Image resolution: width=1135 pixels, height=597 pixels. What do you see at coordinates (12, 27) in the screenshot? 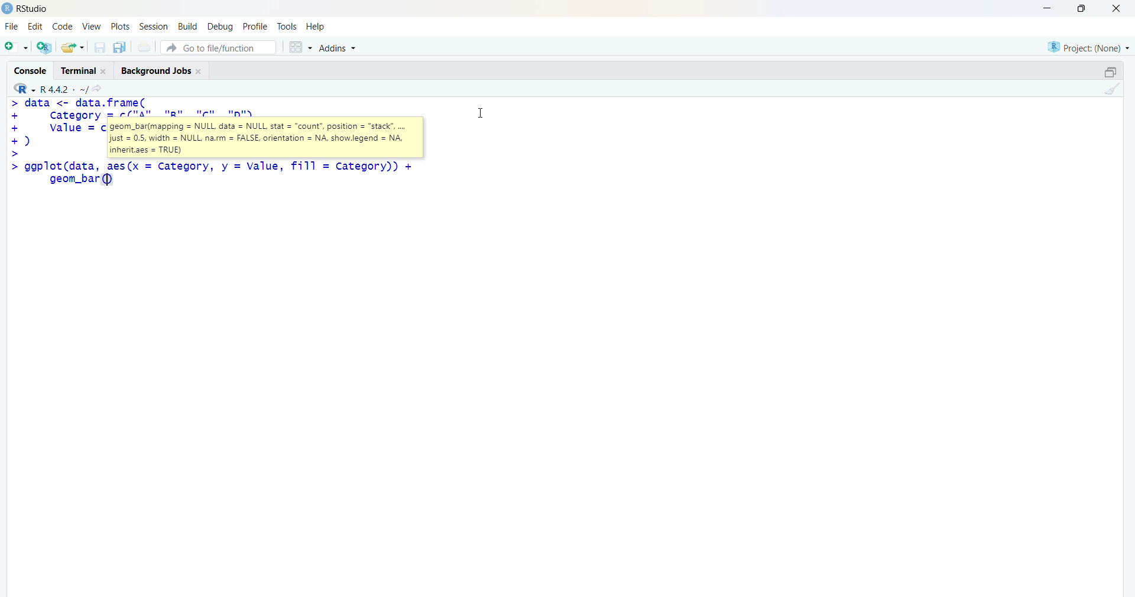
I see `File` at bounding box center [12, 27].